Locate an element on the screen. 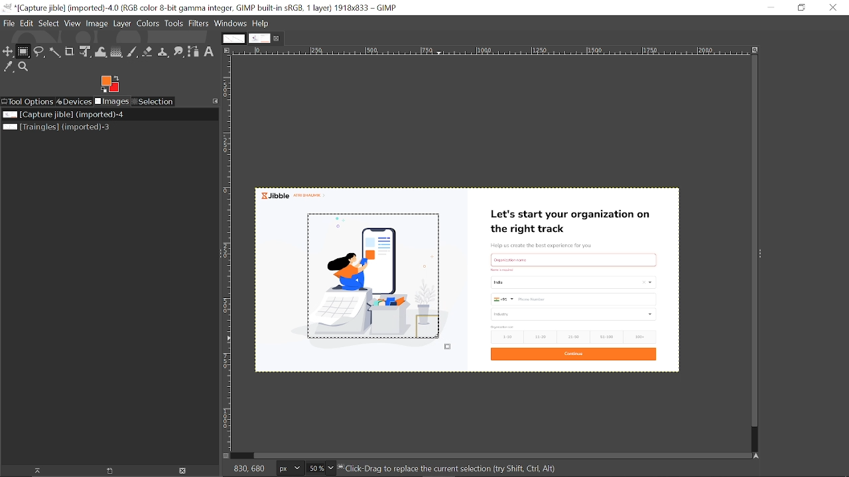 Image resolution: width=849 pixels, height=477 pixels. Unit  is located at coordinates (291, 468).